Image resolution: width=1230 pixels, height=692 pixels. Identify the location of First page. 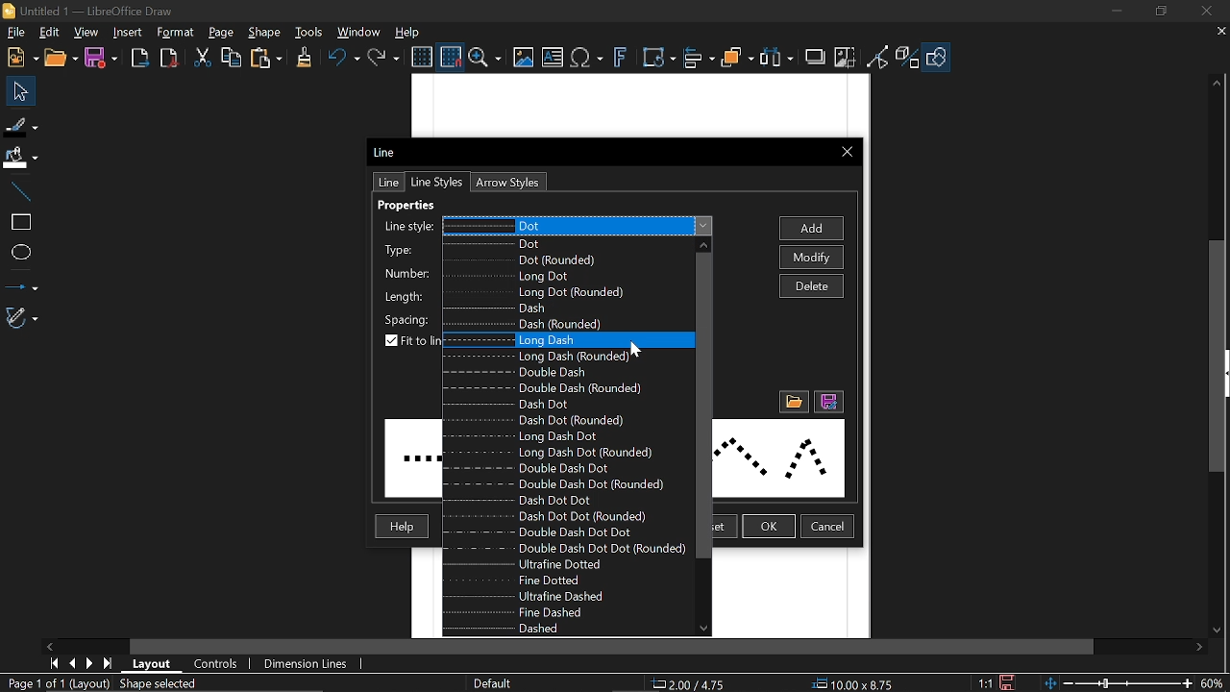
(55, 663).